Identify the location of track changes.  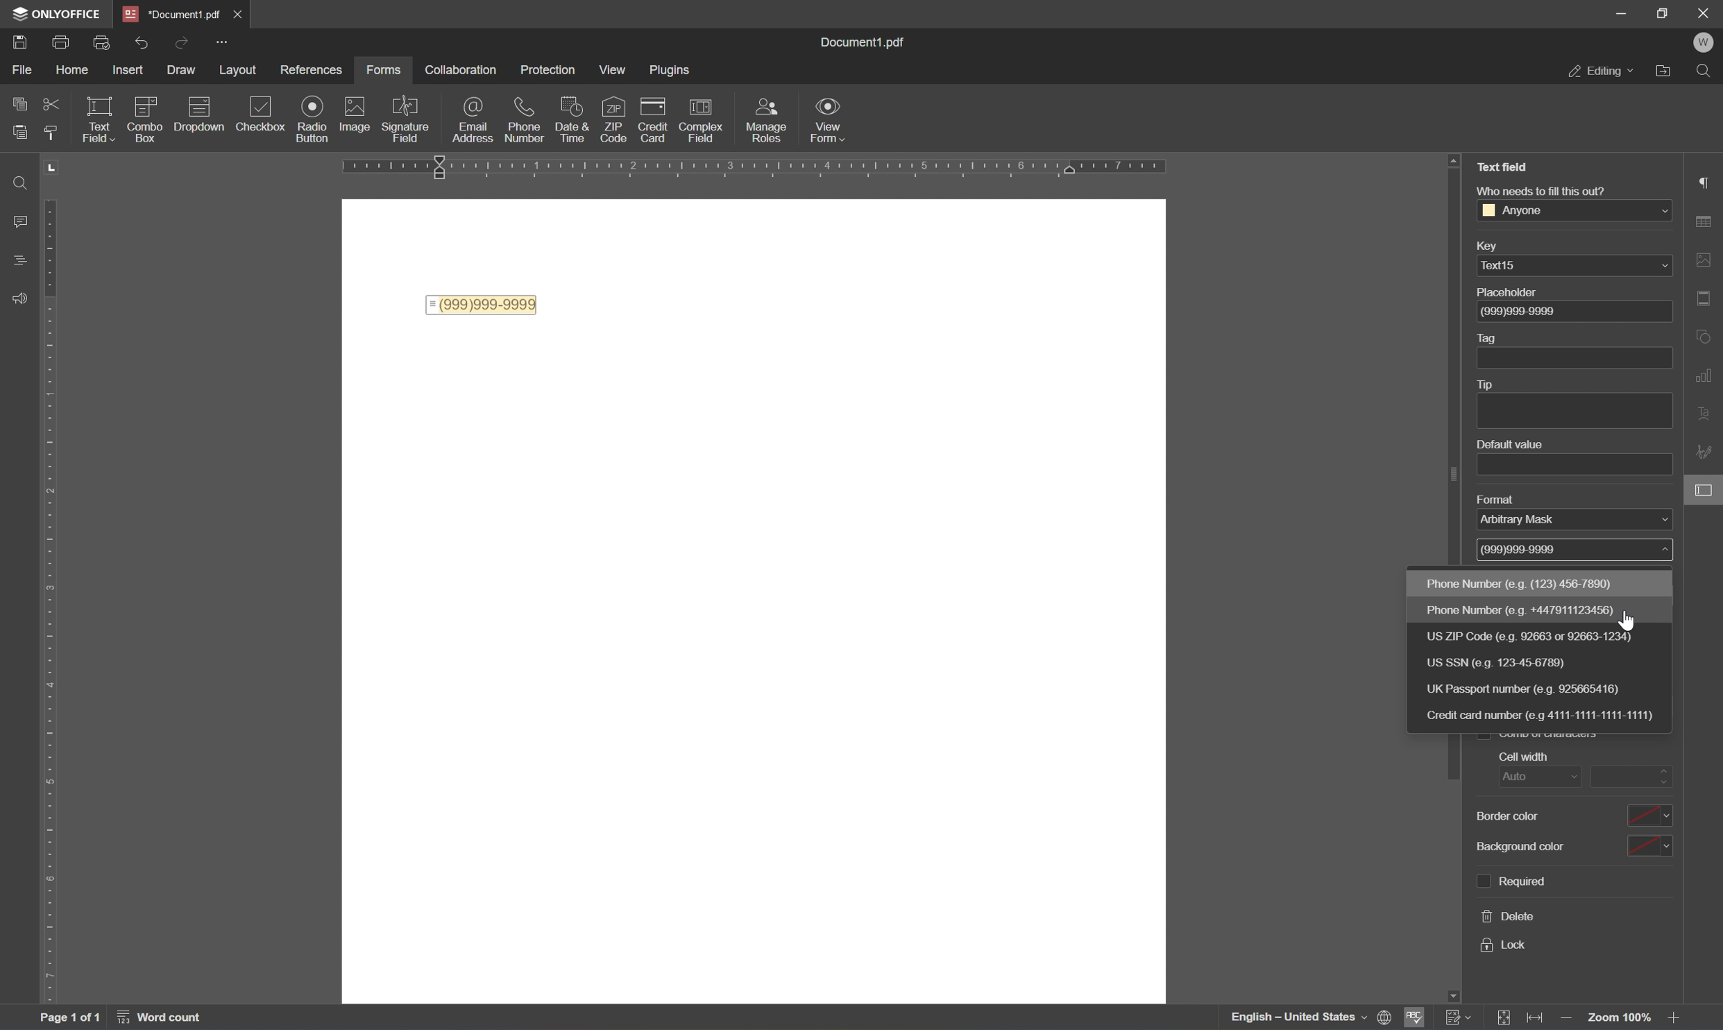
(1457, 1016).